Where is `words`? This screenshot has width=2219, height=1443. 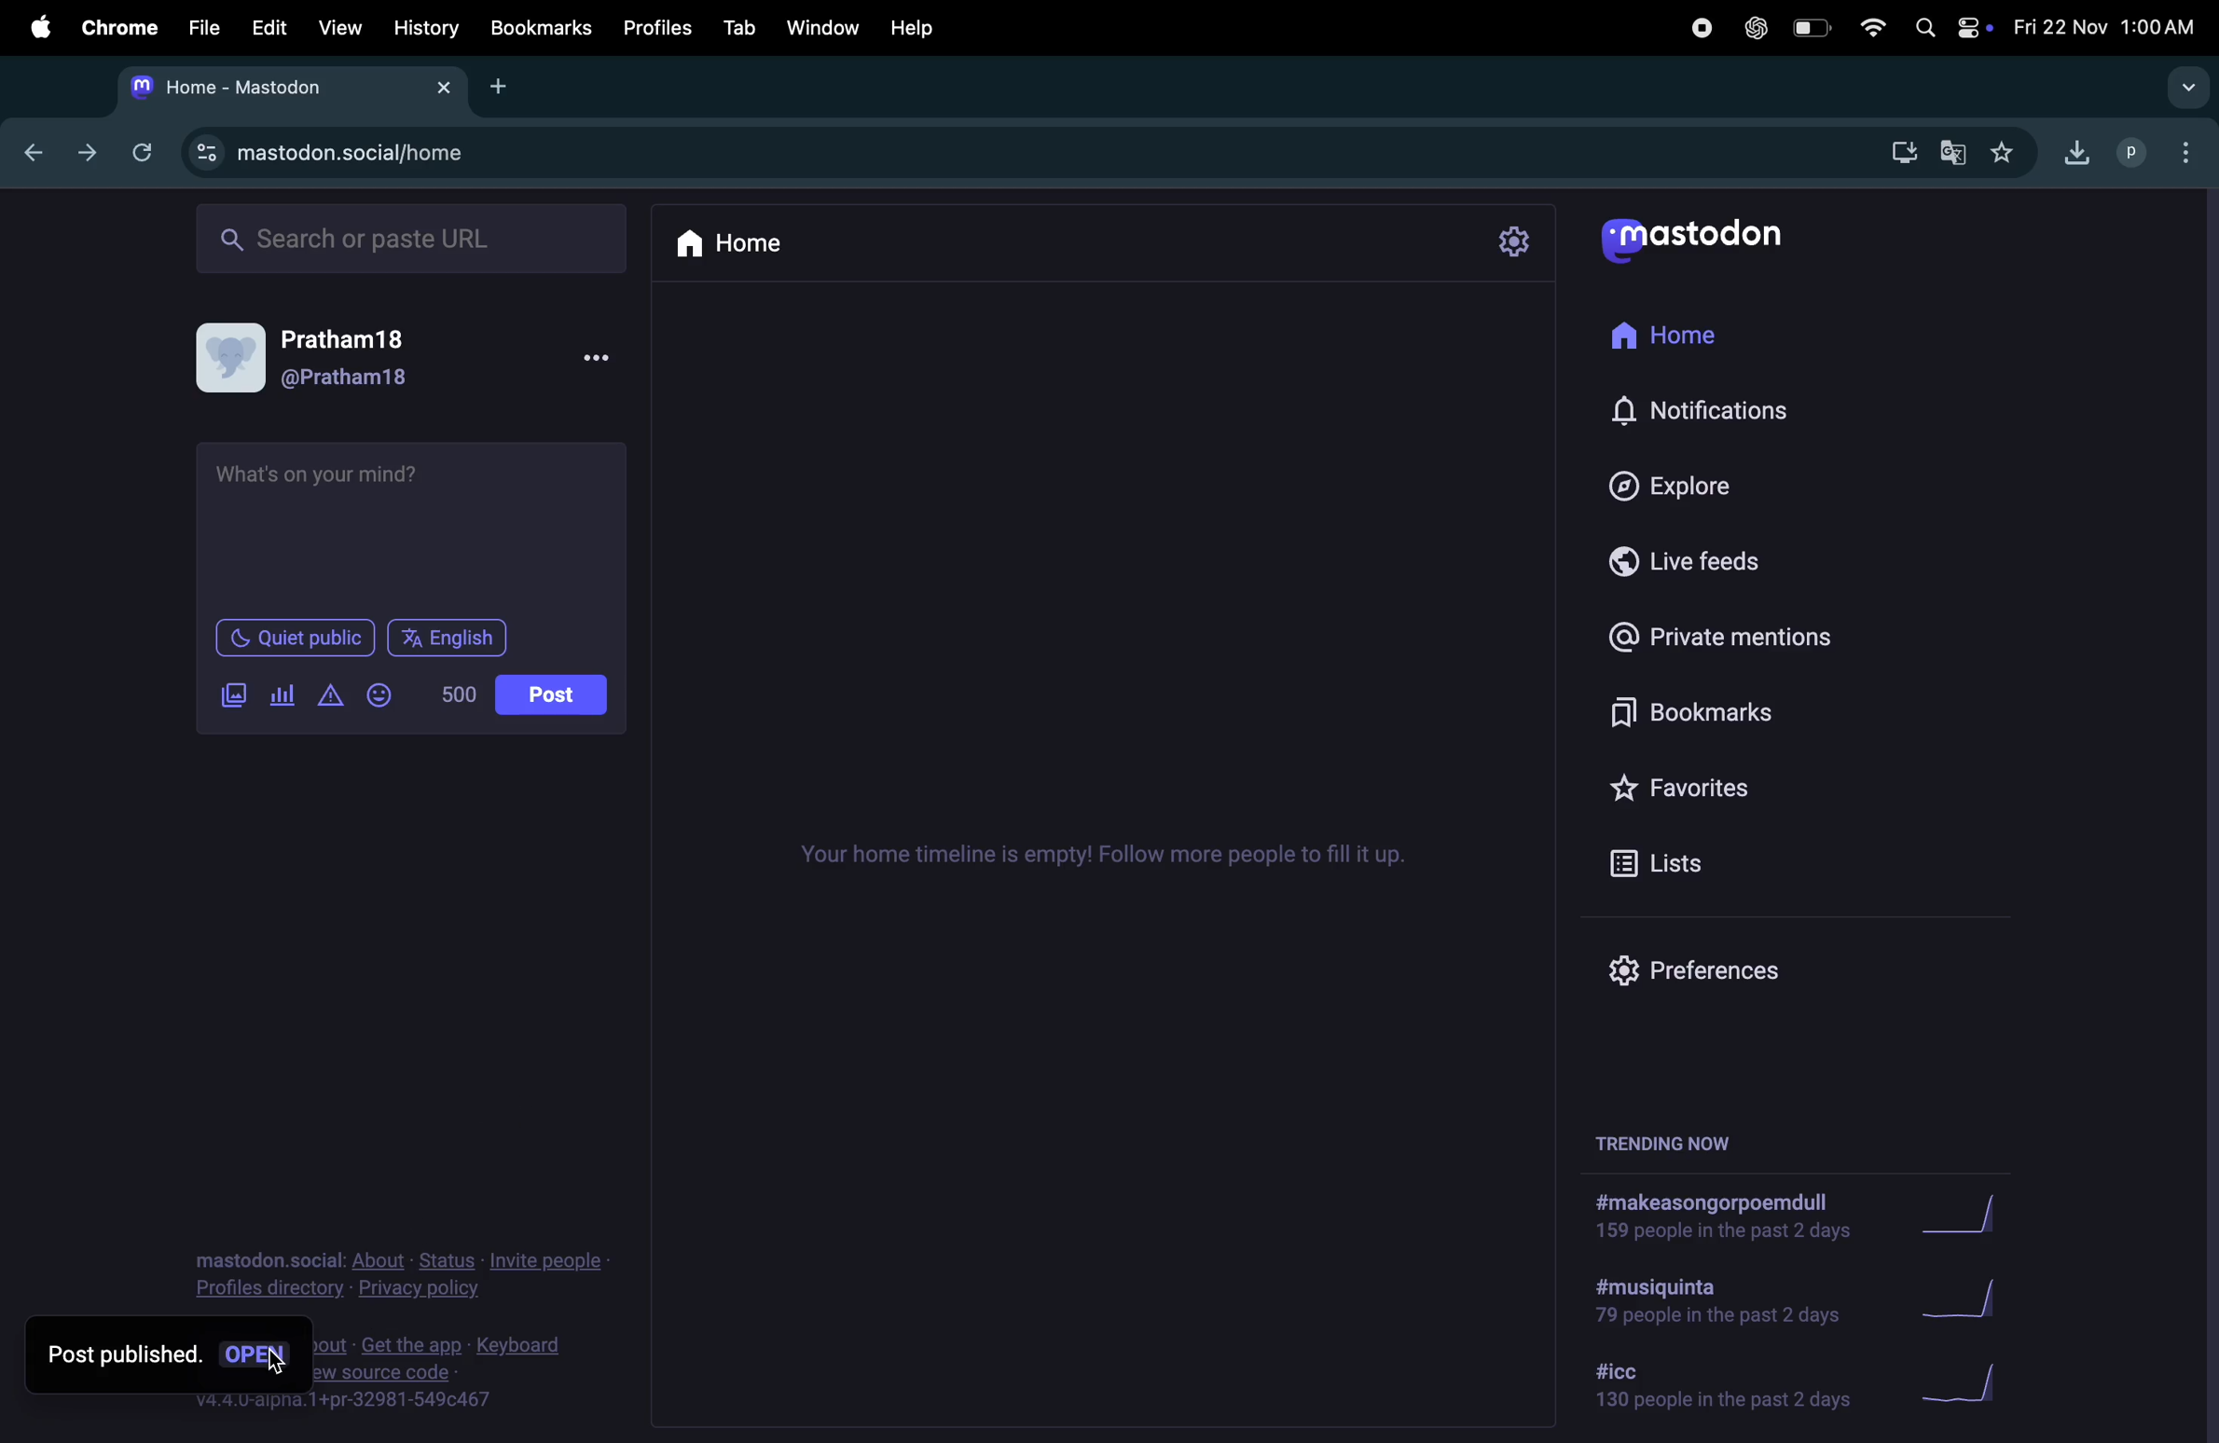
words is located at coordinates (458, 693).